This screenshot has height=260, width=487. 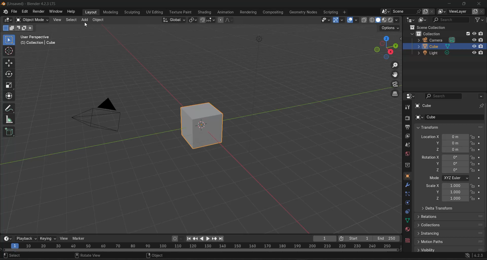 What do you see at coordinates (444, 157) in the screenshot?
I see `rotation x` at bounding box center [444, 157].